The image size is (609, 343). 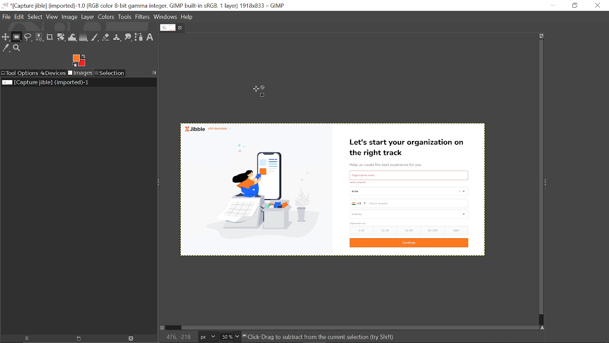 I want to click on Edit, so click(x=19, y=16).